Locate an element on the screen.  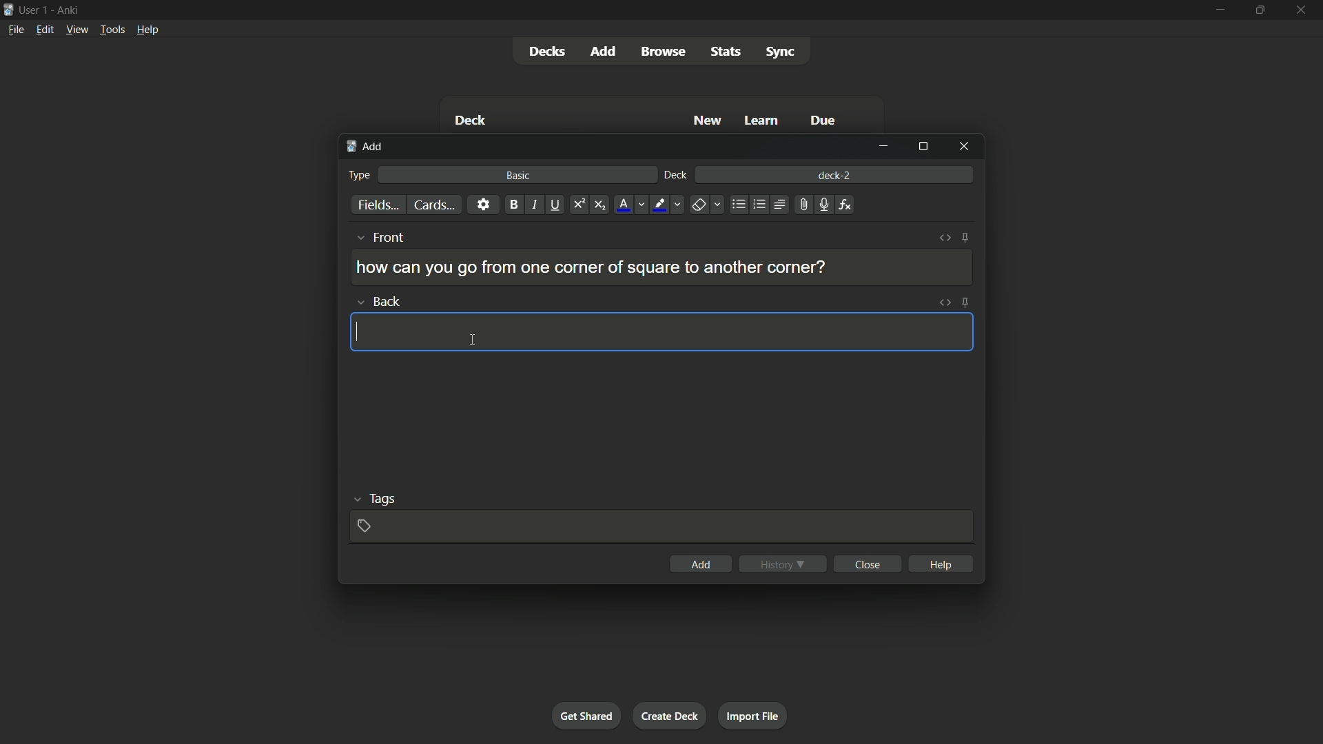
add is located at coordinates (366, 148).